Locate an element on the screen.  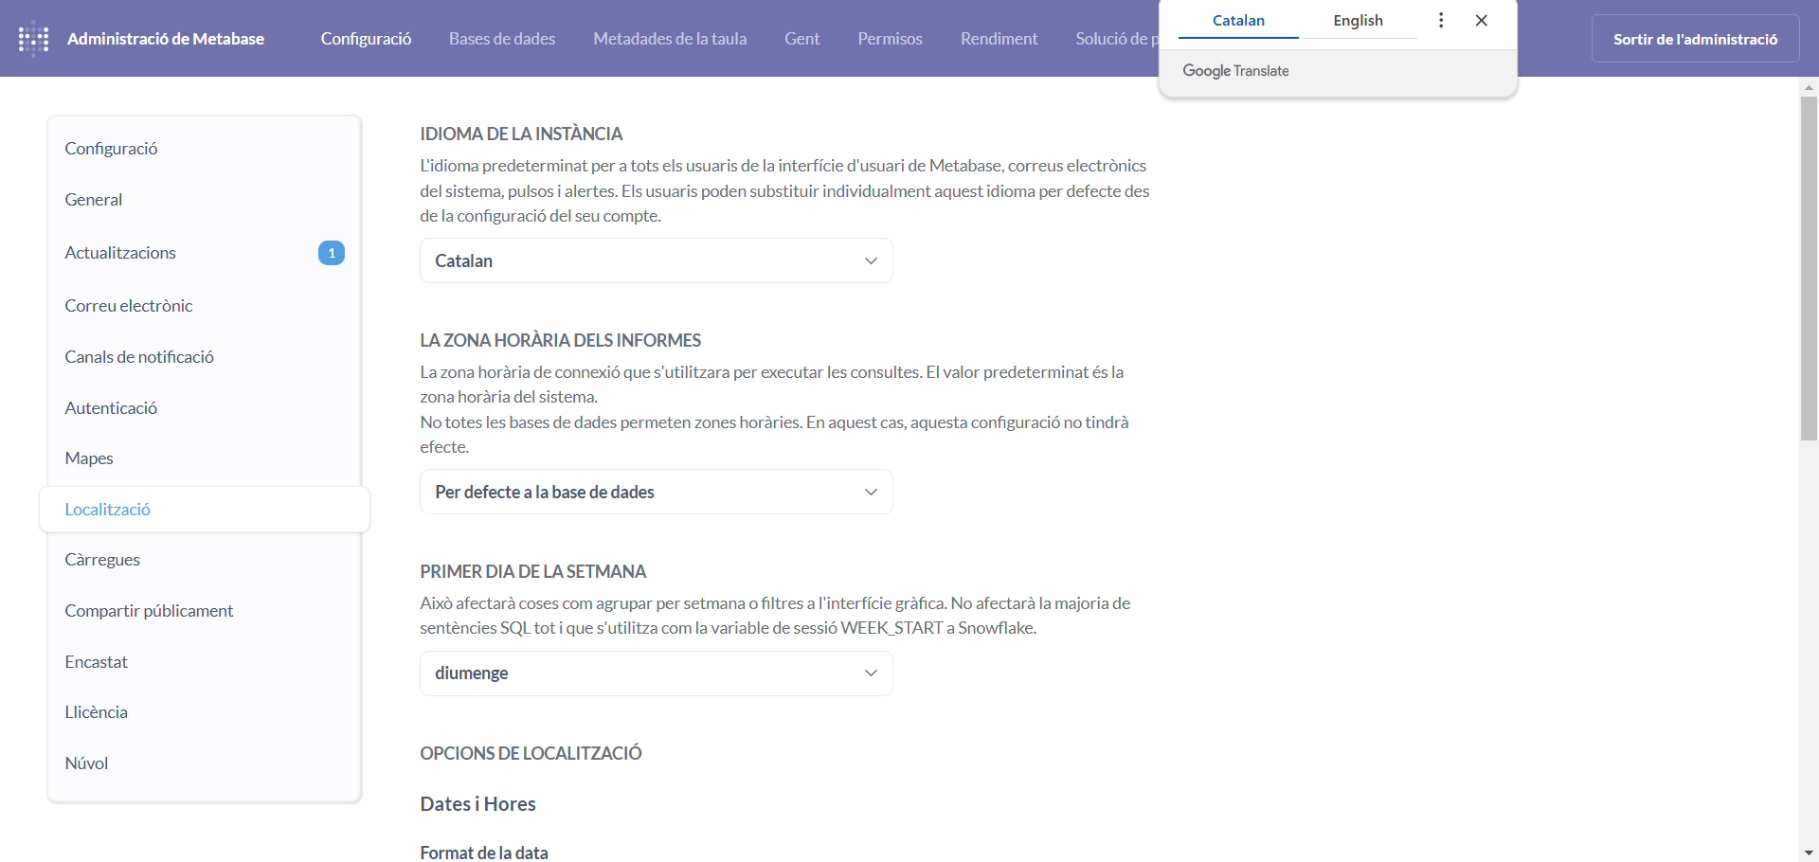
PRIMER DIA DE LA SETMANA
Aix afectara coses com agrupar per setmana o filtres a l'interficie grafica. No afectara la majoria de
senténcies SQL tot i que s'utilitza com la variable de sessi6 WEEK_START a Snowflake. is located at coordinates (794, 598).